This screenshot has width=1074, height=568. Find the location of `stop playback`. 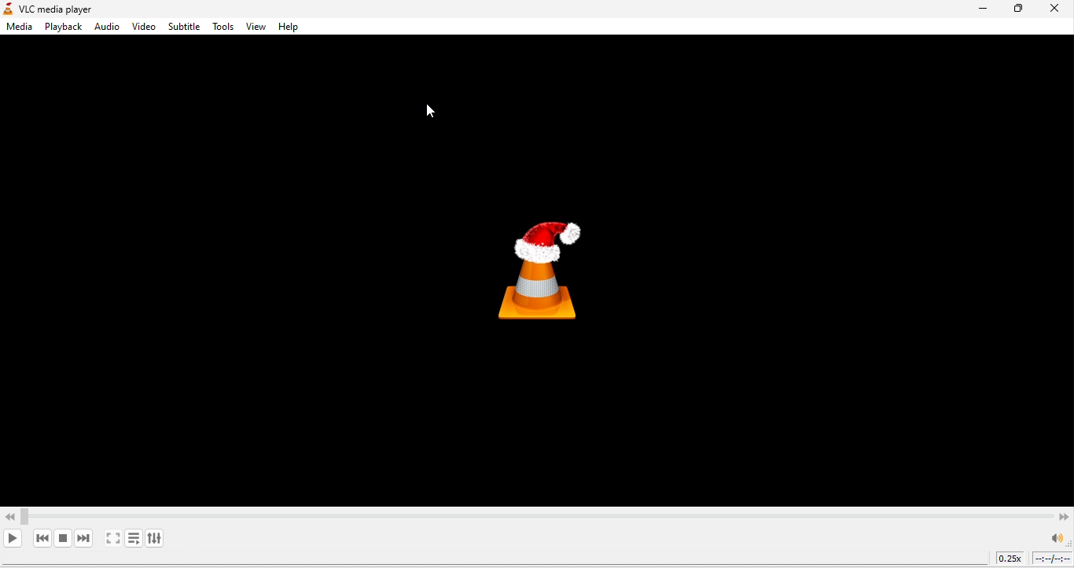

stop playback is located at coordinates (68, 535).